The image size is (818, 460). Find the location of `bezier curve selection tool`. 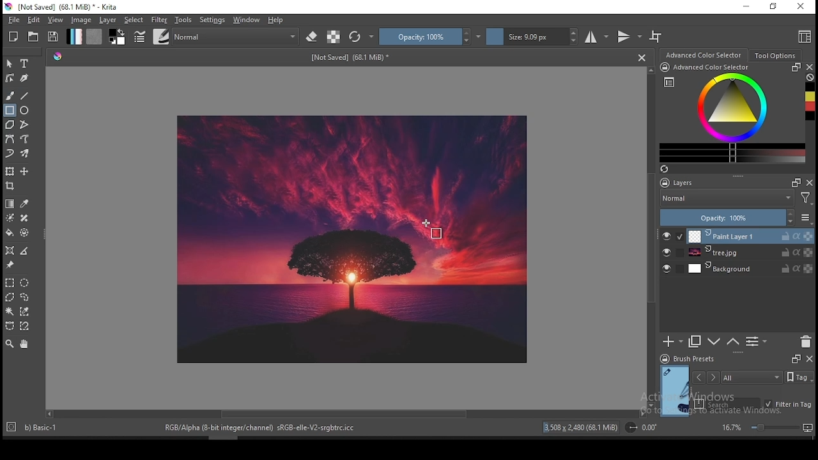

bezier curve selection tool is located at coordinates (8, 326).